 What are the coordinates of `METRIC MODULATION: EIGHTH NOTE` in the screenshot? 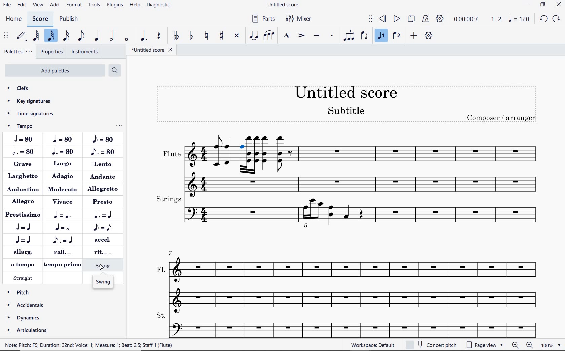 It's located at (102, 227).